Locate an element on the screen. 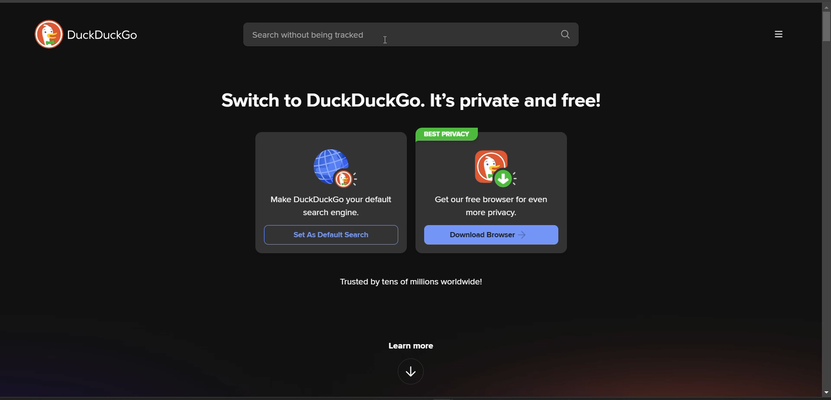  more options is located at coordinates (781, 34).